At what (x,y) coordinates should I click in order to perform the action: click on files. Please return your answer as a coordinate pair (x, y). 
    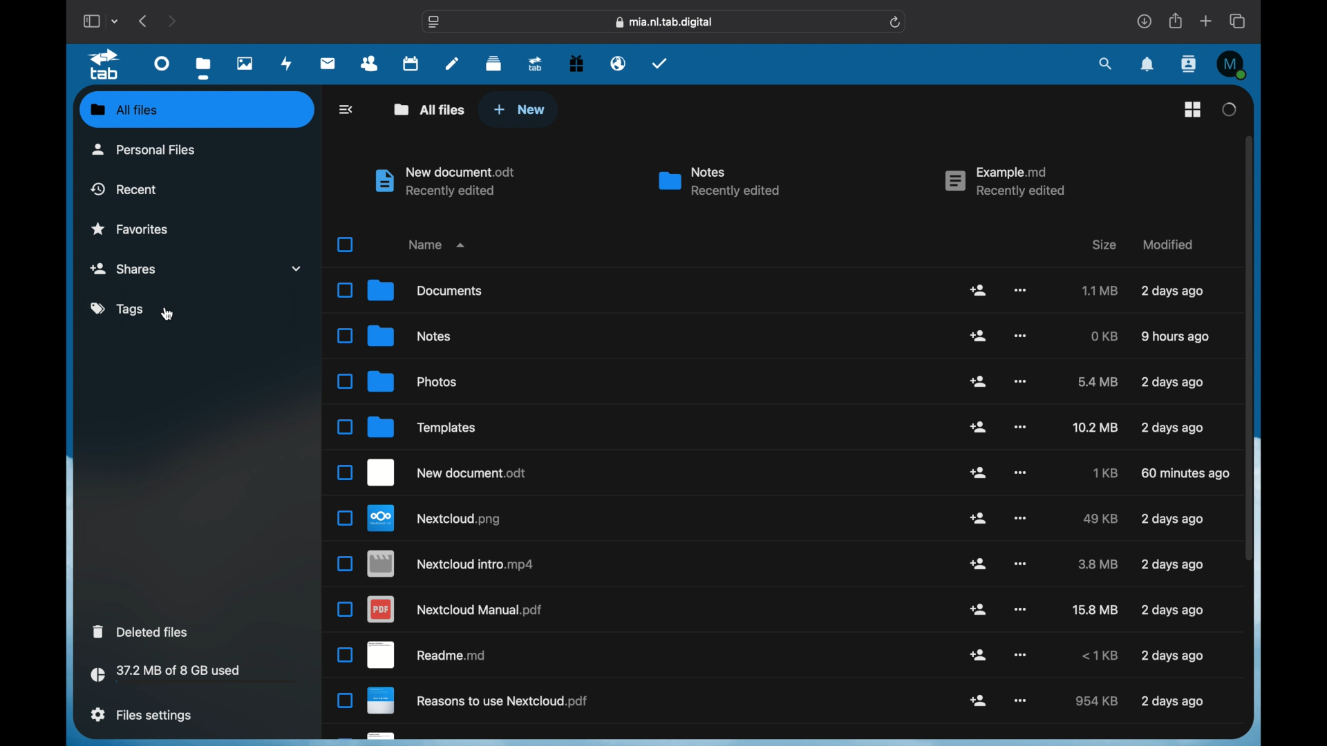
    Looking at the image, I should click on (206, 68).